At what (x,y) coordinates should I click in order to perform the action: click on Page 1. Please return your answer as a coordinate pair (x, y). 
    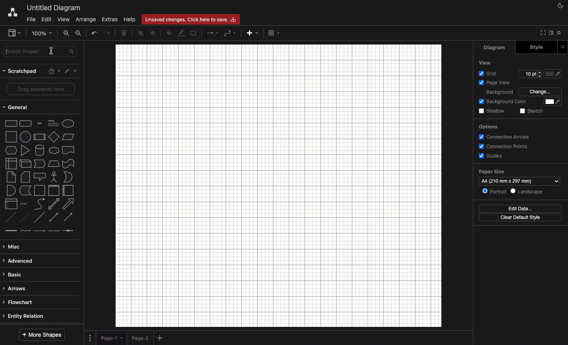
    Looking at the image, I should click on (111, 337).